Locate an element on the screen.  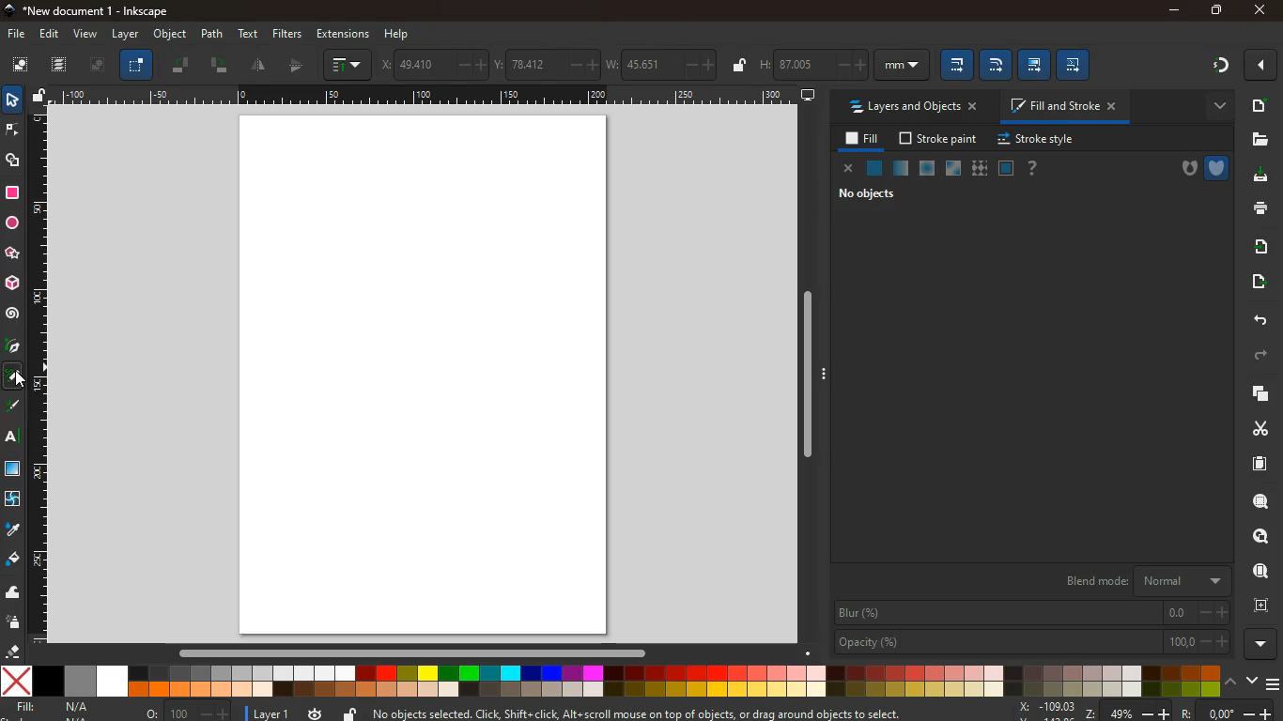
frame is located at coordinates (1262, 537).